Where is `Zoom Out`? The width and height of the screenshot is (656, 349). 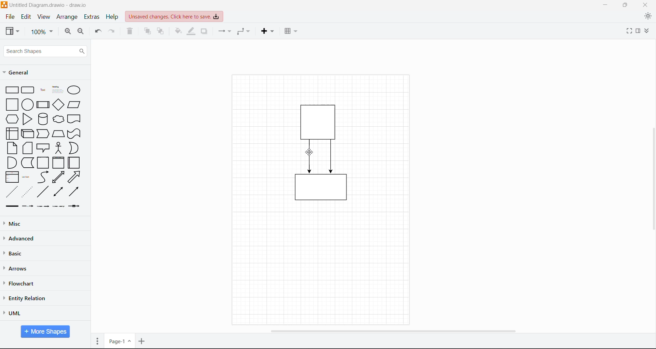 Zoom Out is located at coordinates (81, 32).